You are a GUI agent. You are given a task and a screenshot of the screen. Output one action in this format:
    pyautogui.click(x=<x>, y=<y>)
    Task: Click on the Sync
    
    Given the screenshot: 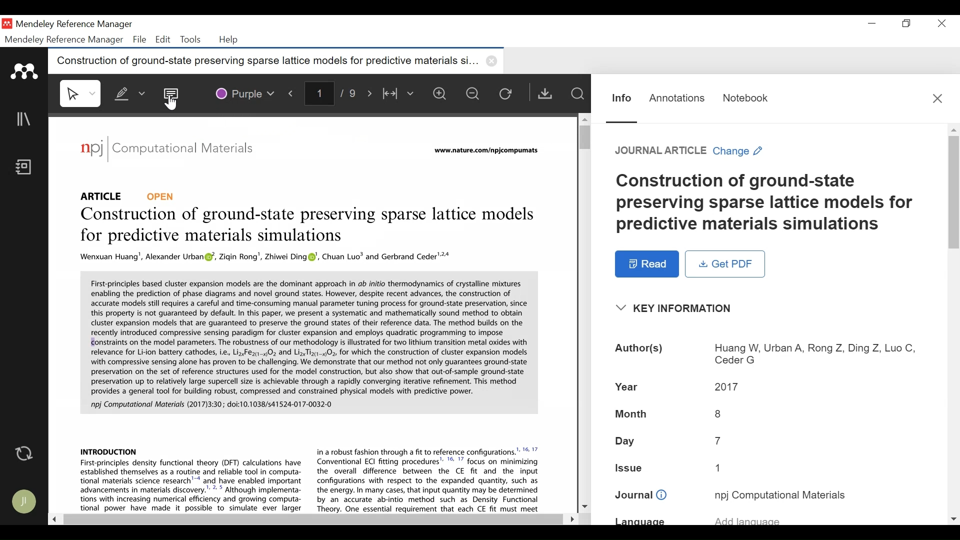 What is the action you would take?
    pyautogui.click(x=24, y=454)
    